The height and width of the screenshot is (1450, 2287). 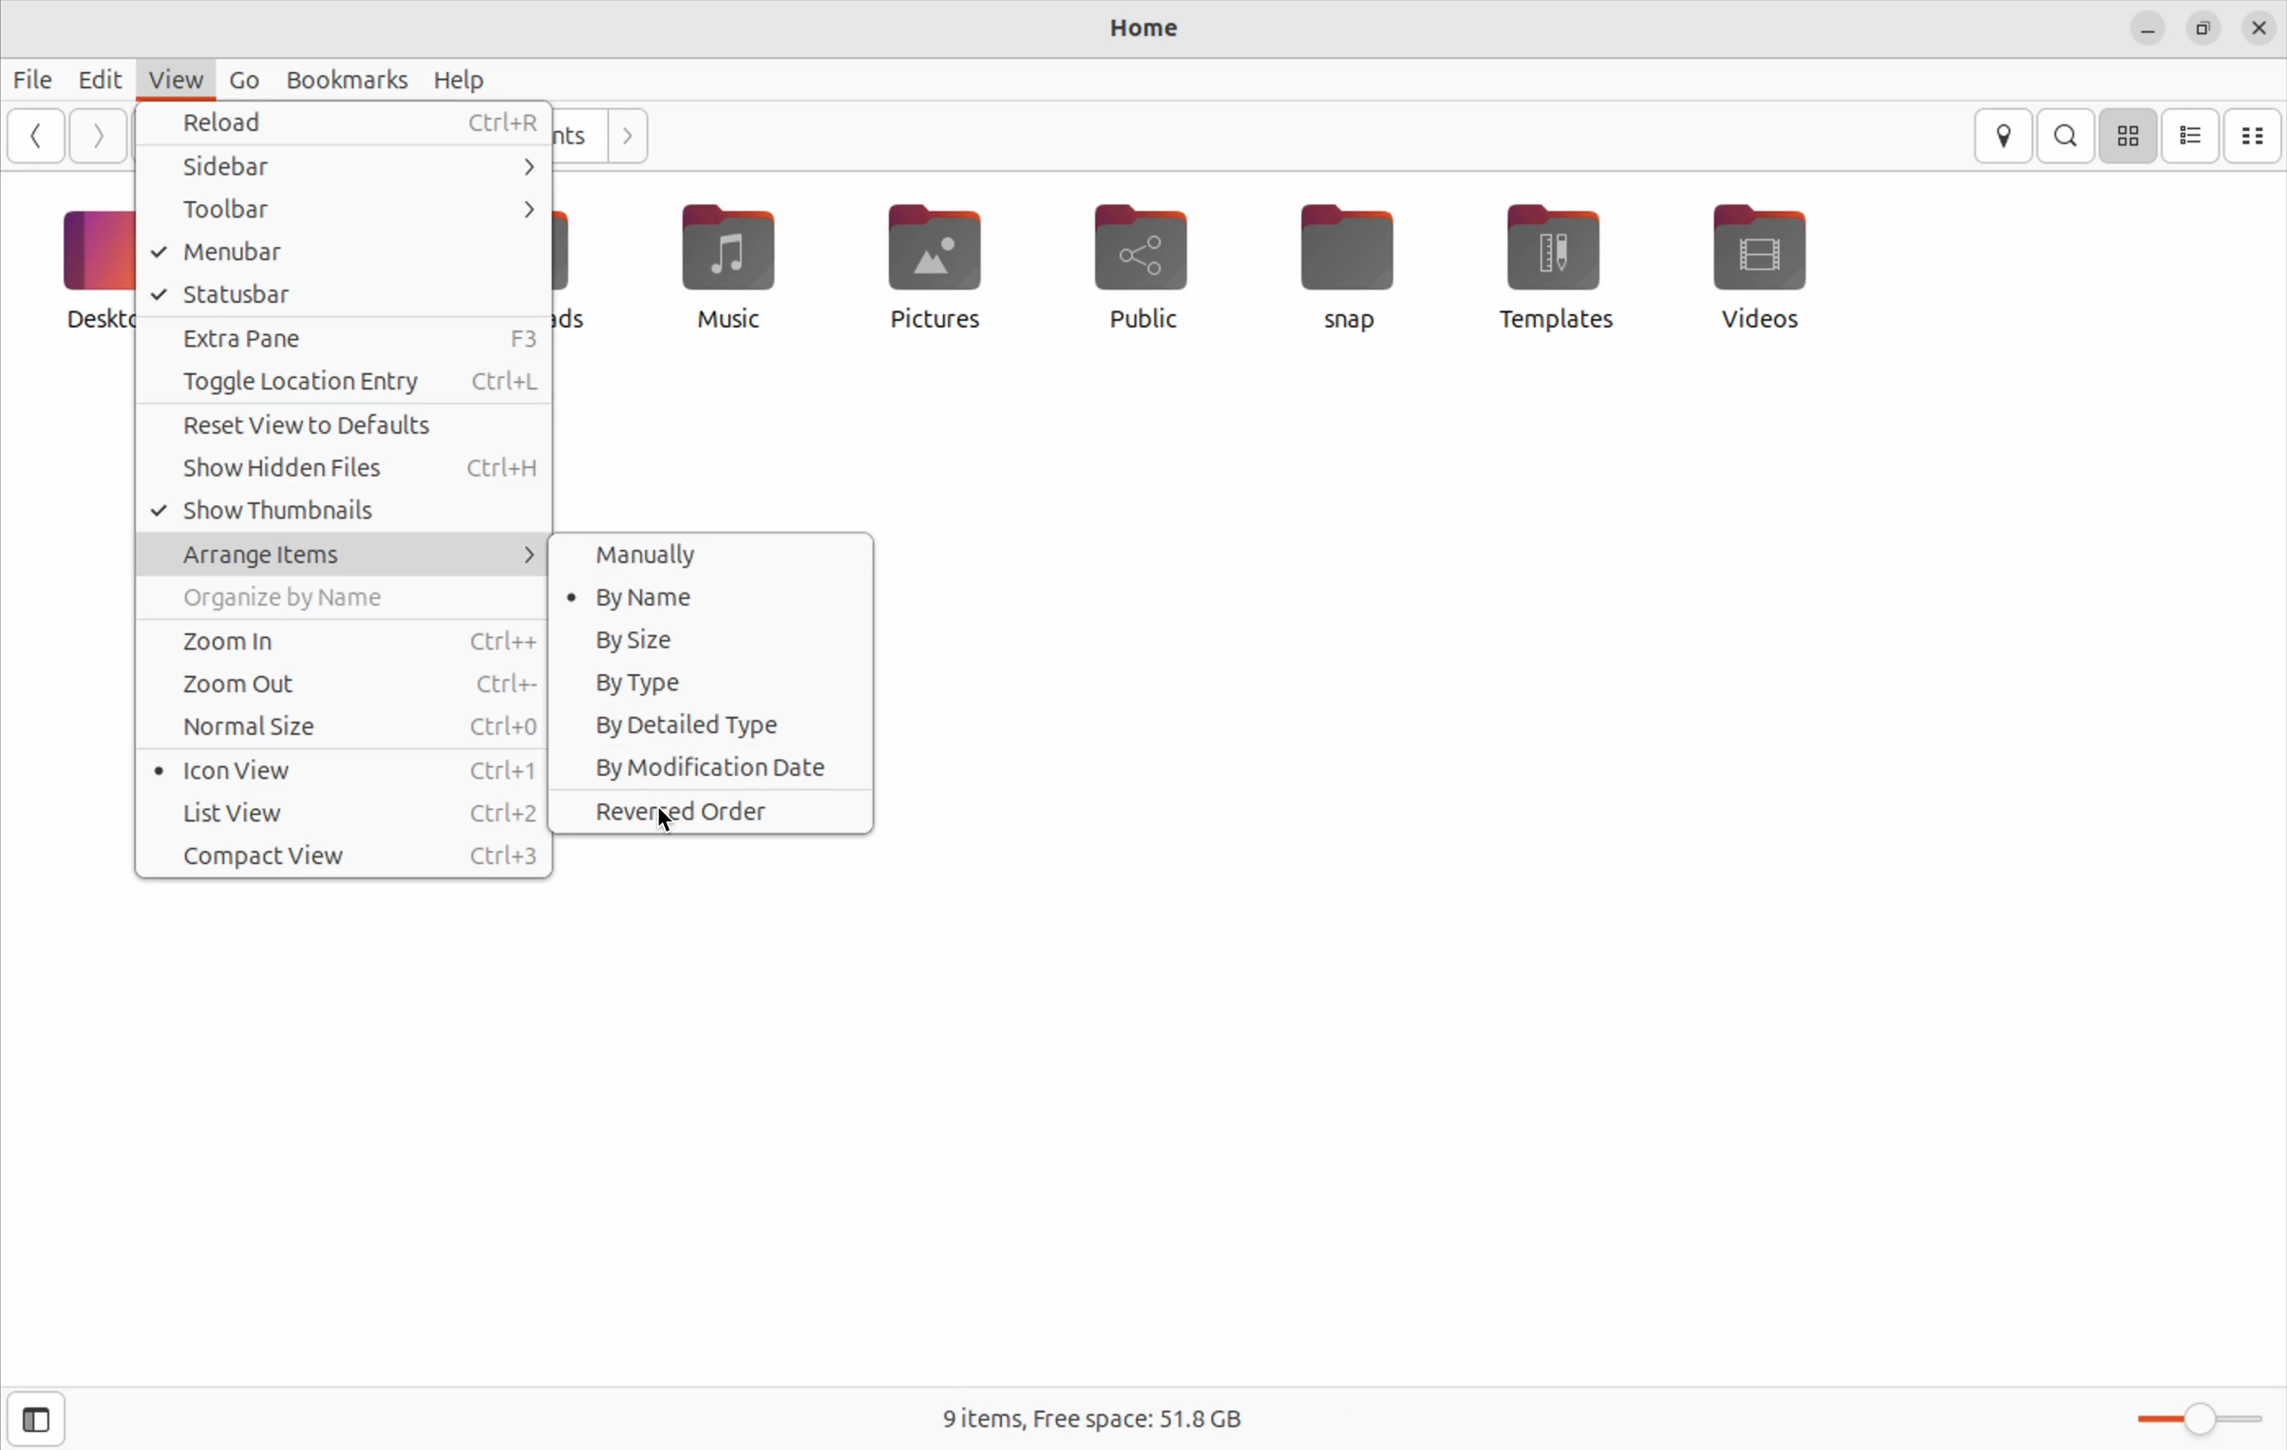 What do you see at coordinates (28, 1422) in the screenshot?
I see `open side bar` at bounding box center [28, 1422].